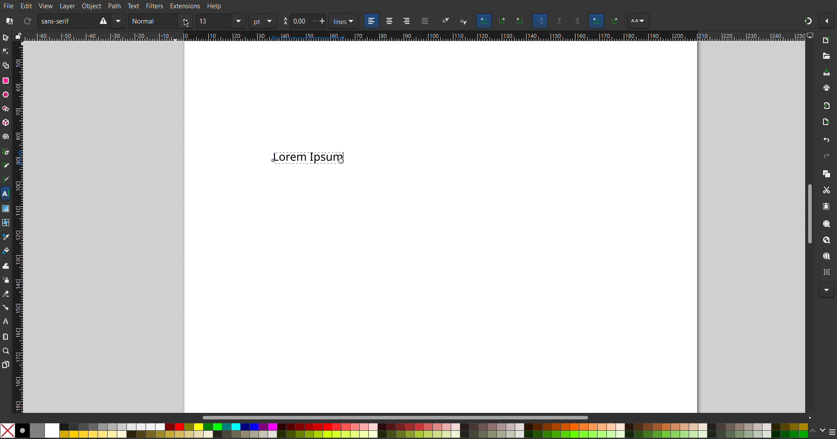 Image resolution: width=837 pixels, height=439 pixels. Describe the element at coordinates (7, 107) in the screenshot. I see `Star Polygon` at that location.